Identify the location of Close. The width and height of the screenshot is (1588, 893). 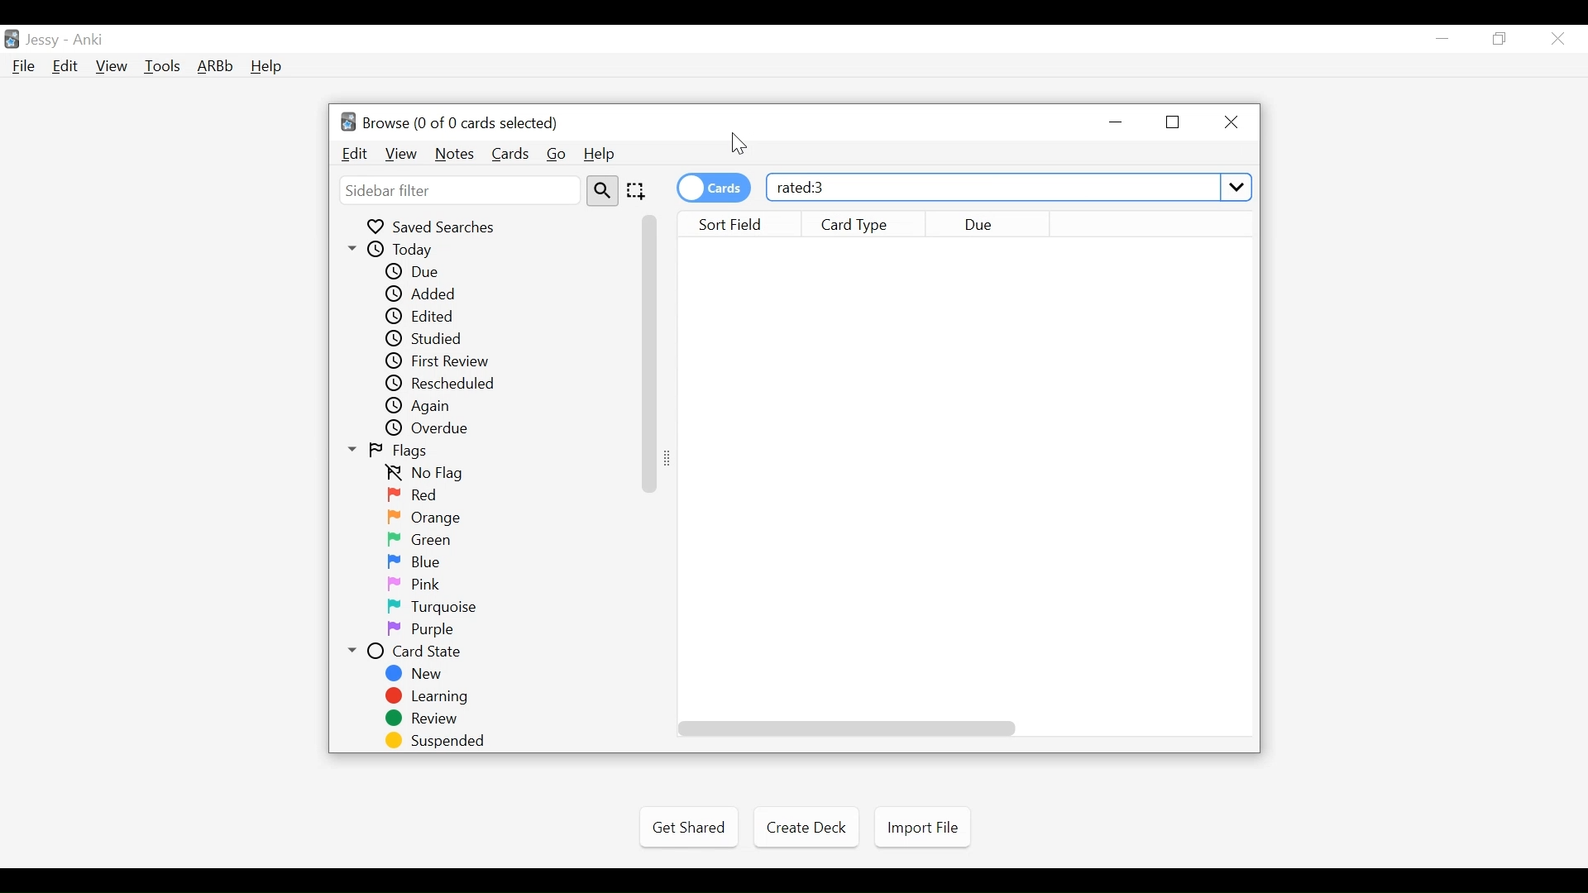
(1232, 123).